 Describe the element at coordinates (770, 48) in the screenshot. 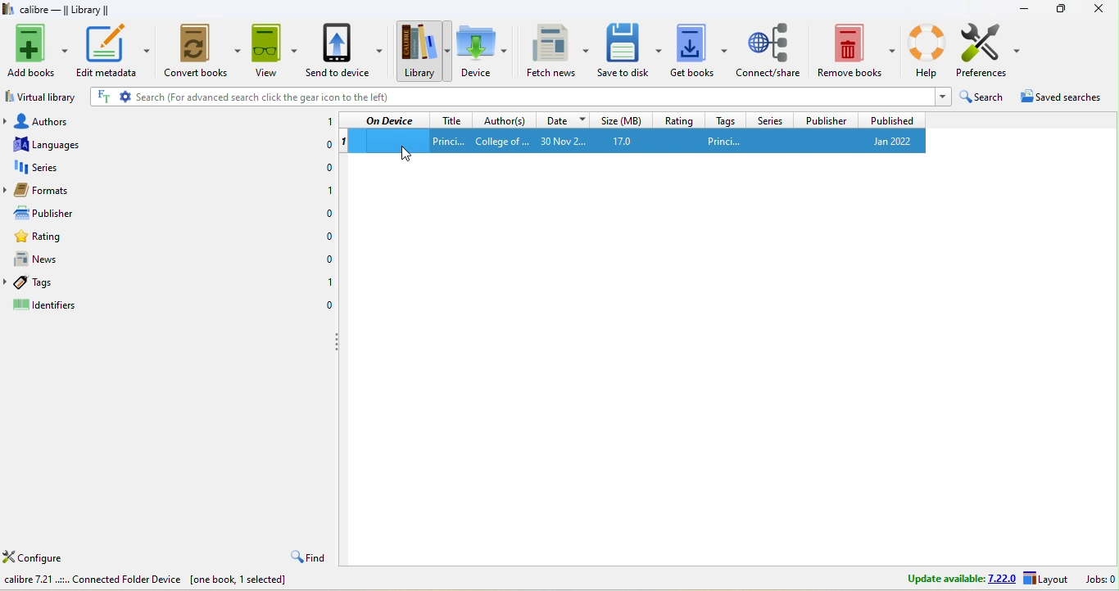

I see `connect/share` at that location.